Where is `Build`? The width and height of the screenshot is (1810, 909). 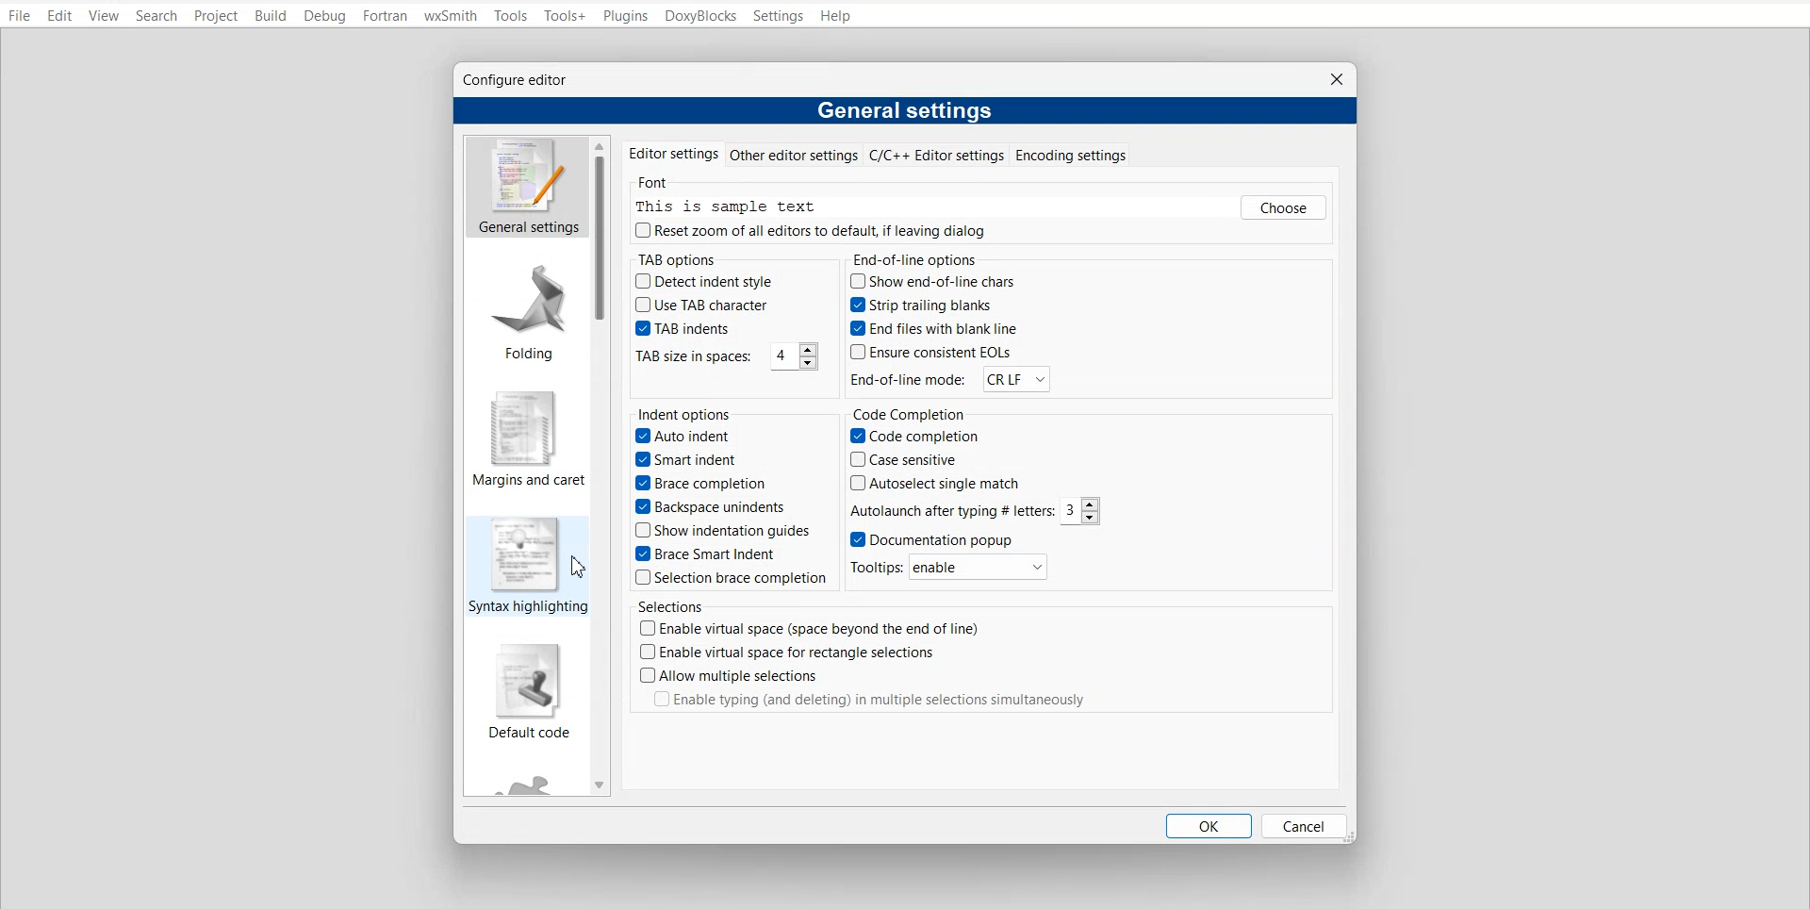
Build is located at coordinates (271, 15).